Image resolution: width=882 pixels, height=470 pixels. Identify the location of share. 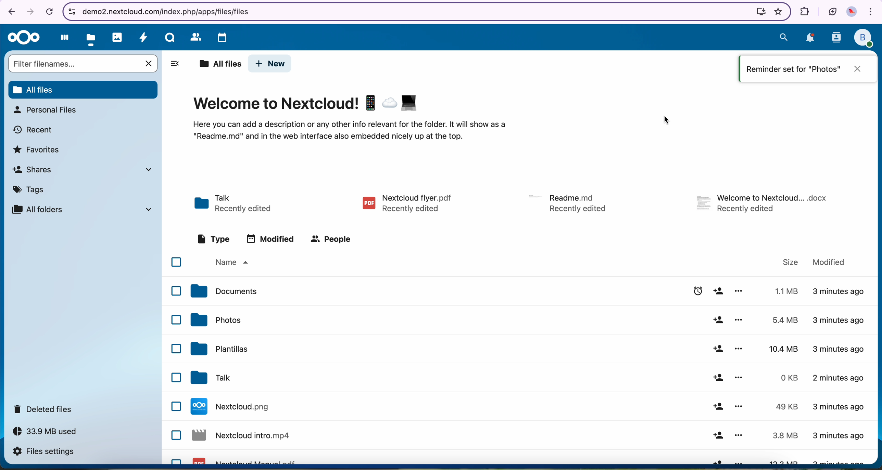
(716, 321).